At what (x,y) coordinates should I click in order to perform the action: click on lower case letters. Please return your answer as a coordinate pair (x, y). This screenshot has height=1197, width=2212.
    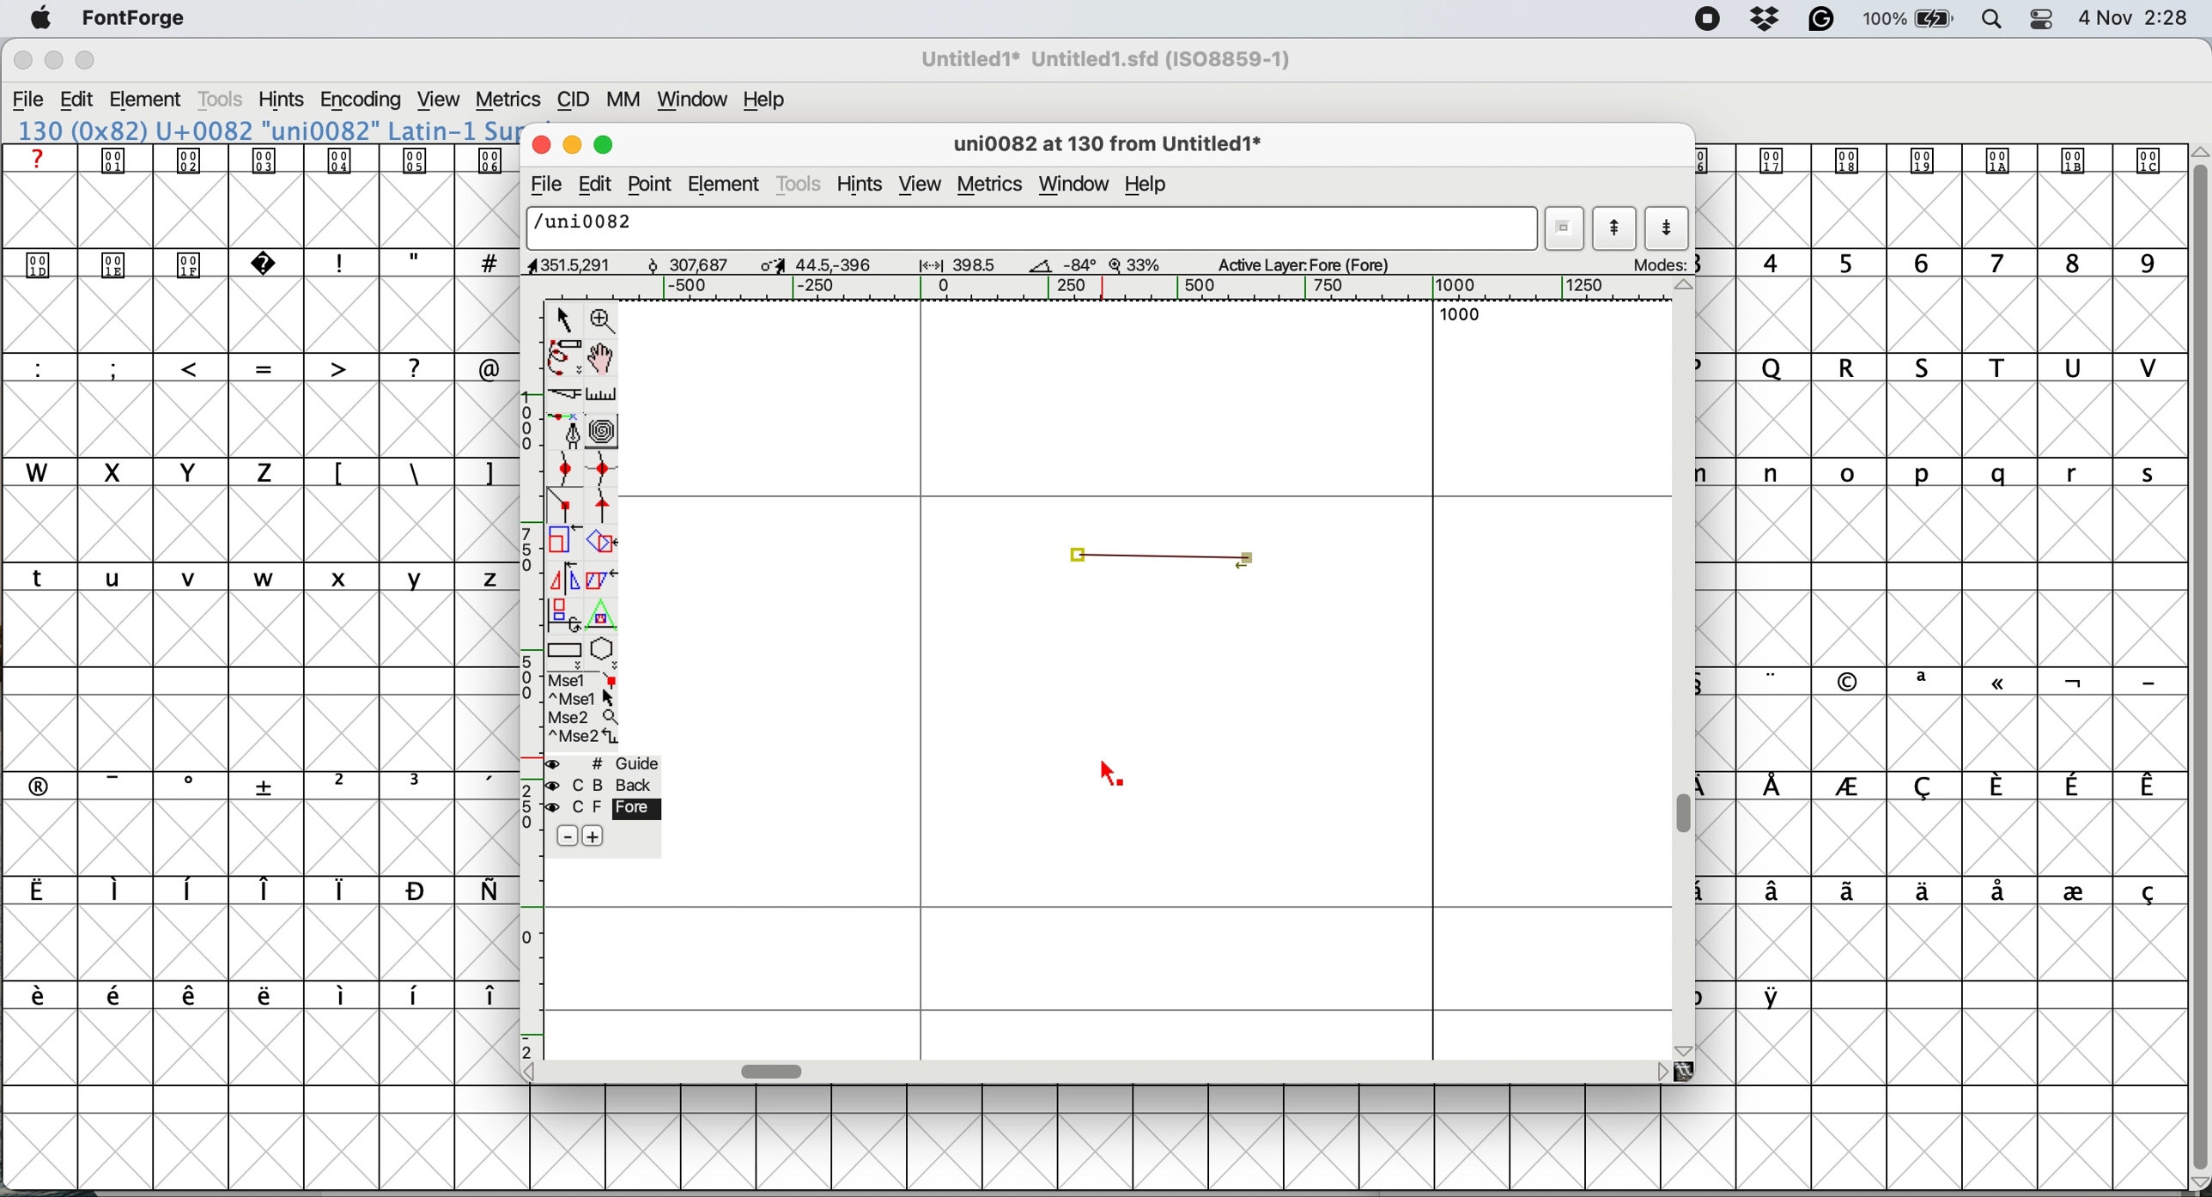
    Looking at the image, I should click on (261, 576).